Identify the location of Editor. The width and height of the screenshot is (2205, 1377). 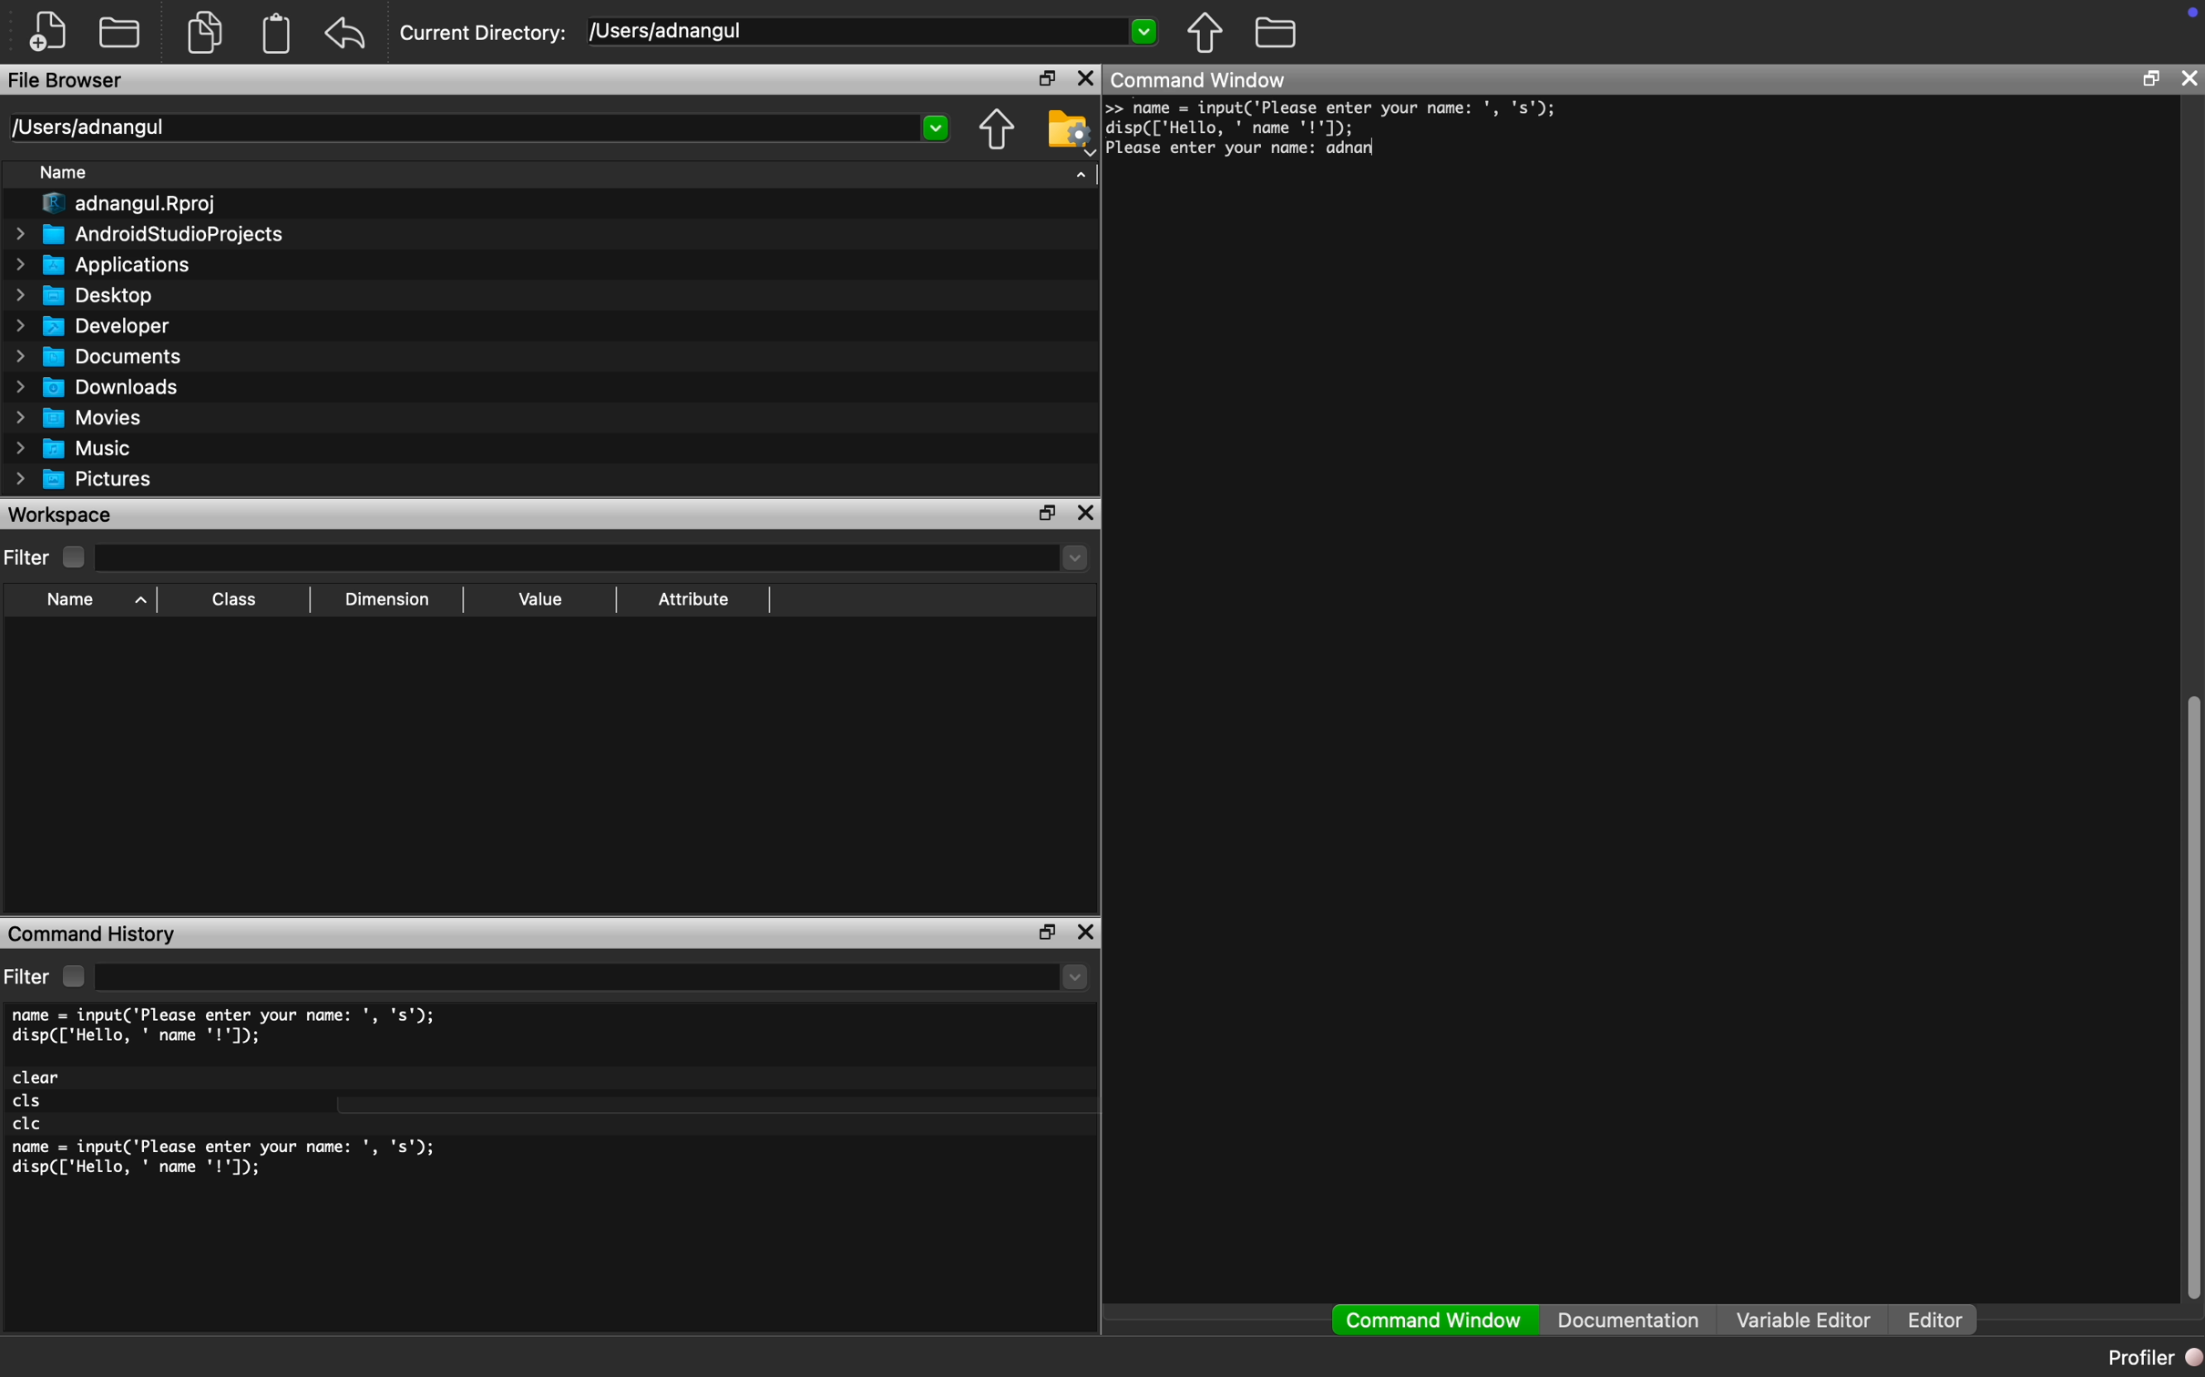
(1943, 1321).